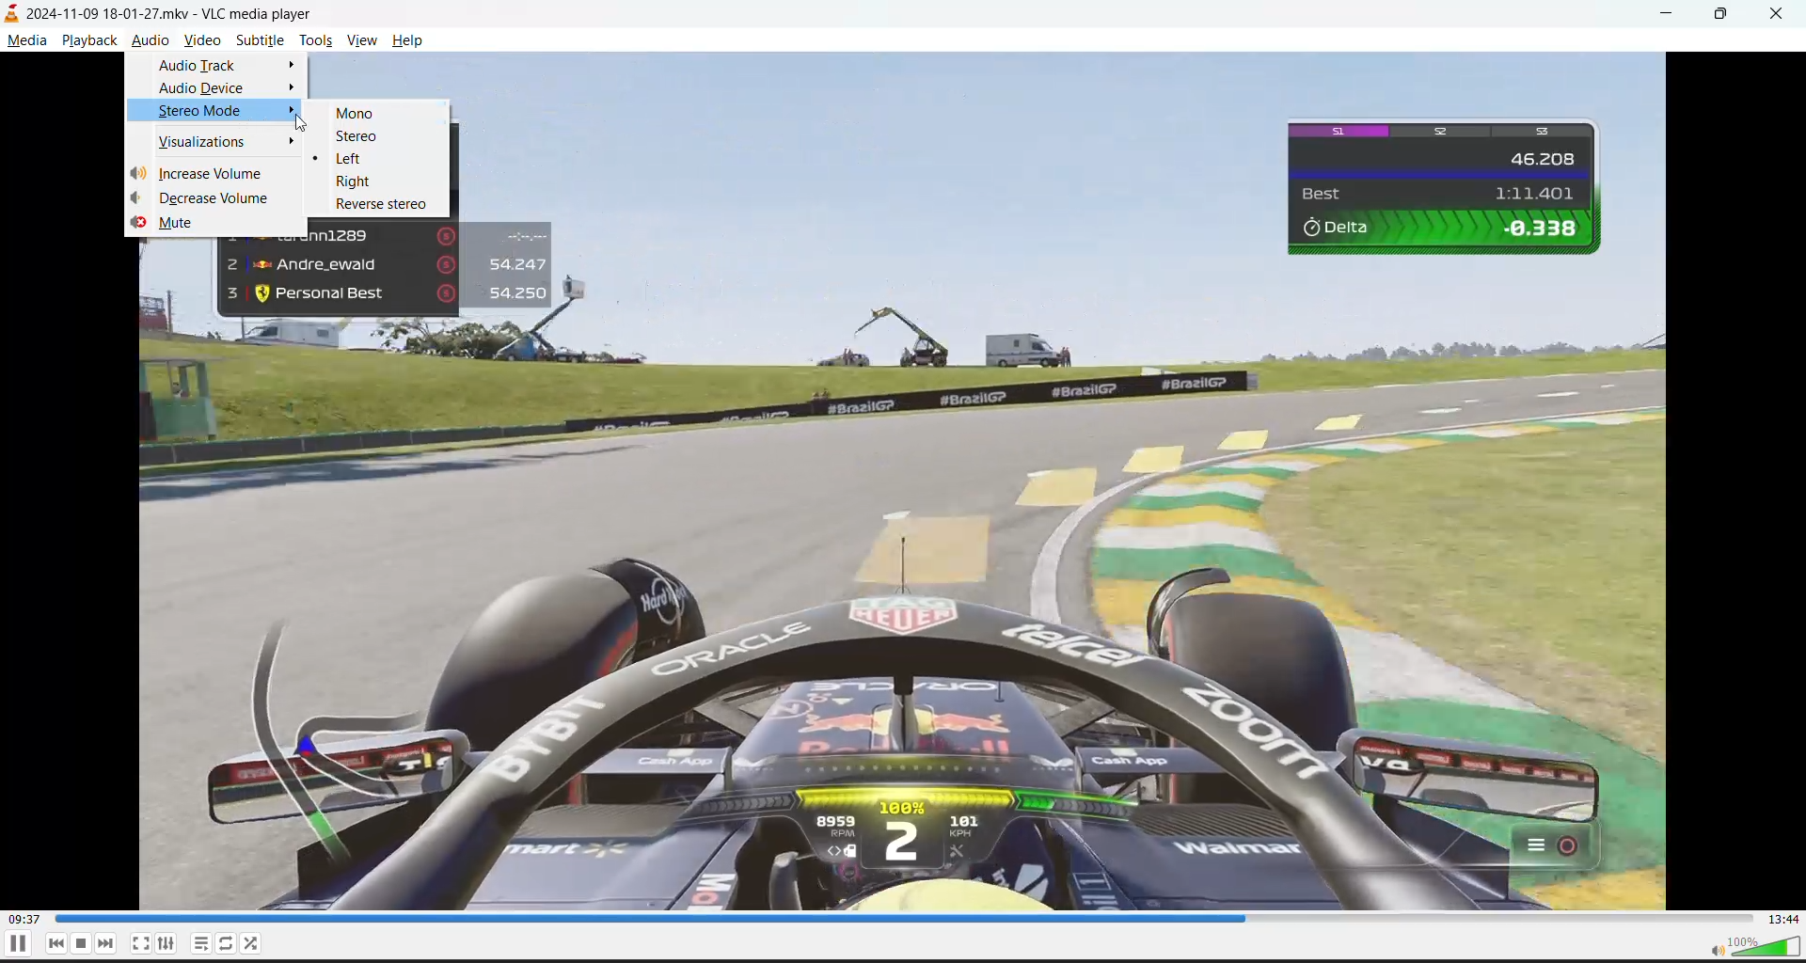 This screenshot has height=963, width=1806. What do you see at coordinates (220, 199) in the screenshot?
I see `decrease volume` at bounding box center [220, 199].